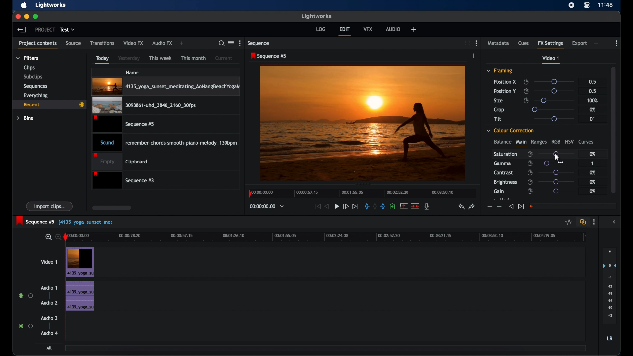  Describe the element at coordinates (51, 5) in the screenshot. I see `lightworks` at that location.